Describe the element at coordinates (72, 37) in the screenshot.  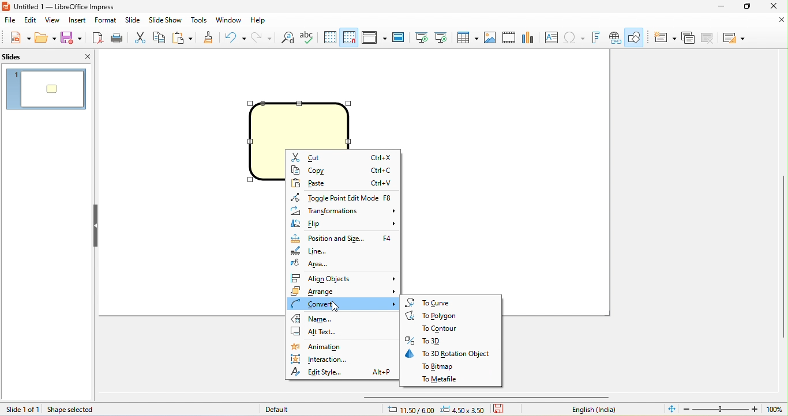
I see `save` at that location.